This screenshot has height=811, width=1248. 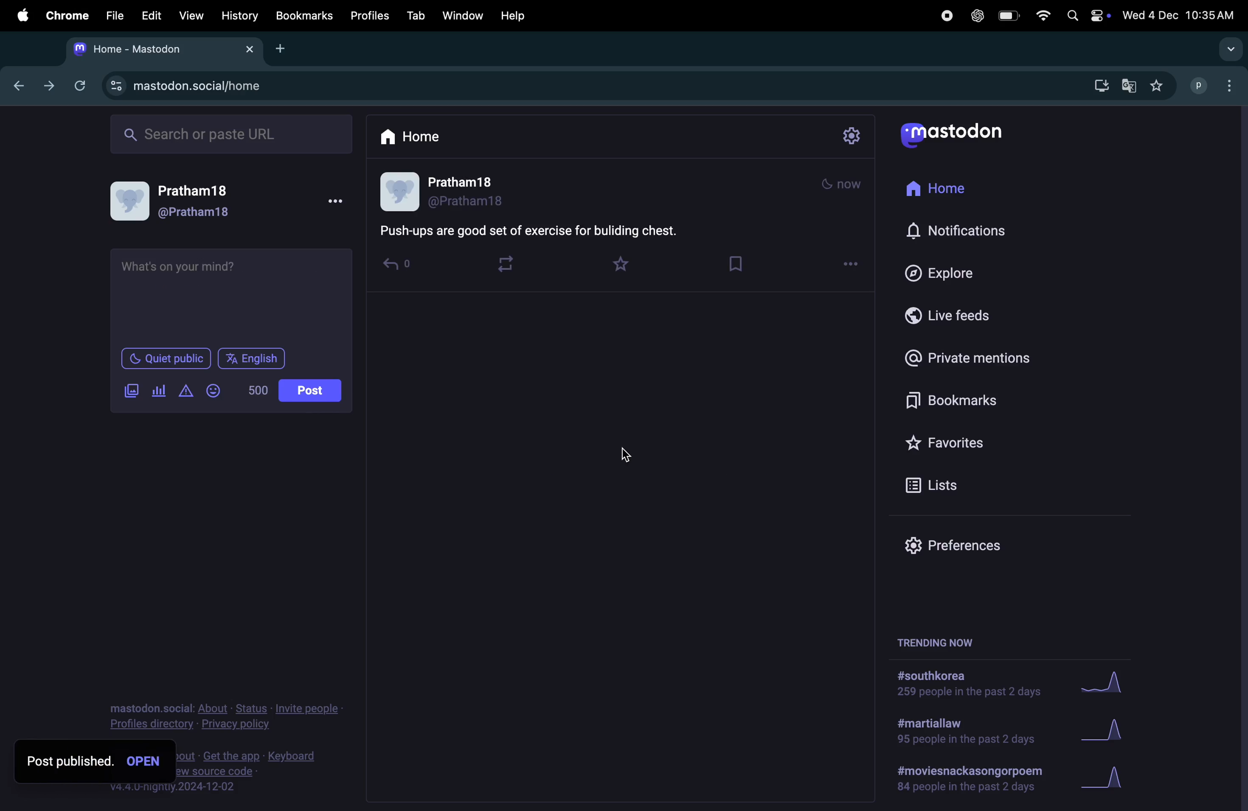 What do you see at coordinates (372, 16) in the screenshot?
I see `profiles` at bounding box center [372, 16].